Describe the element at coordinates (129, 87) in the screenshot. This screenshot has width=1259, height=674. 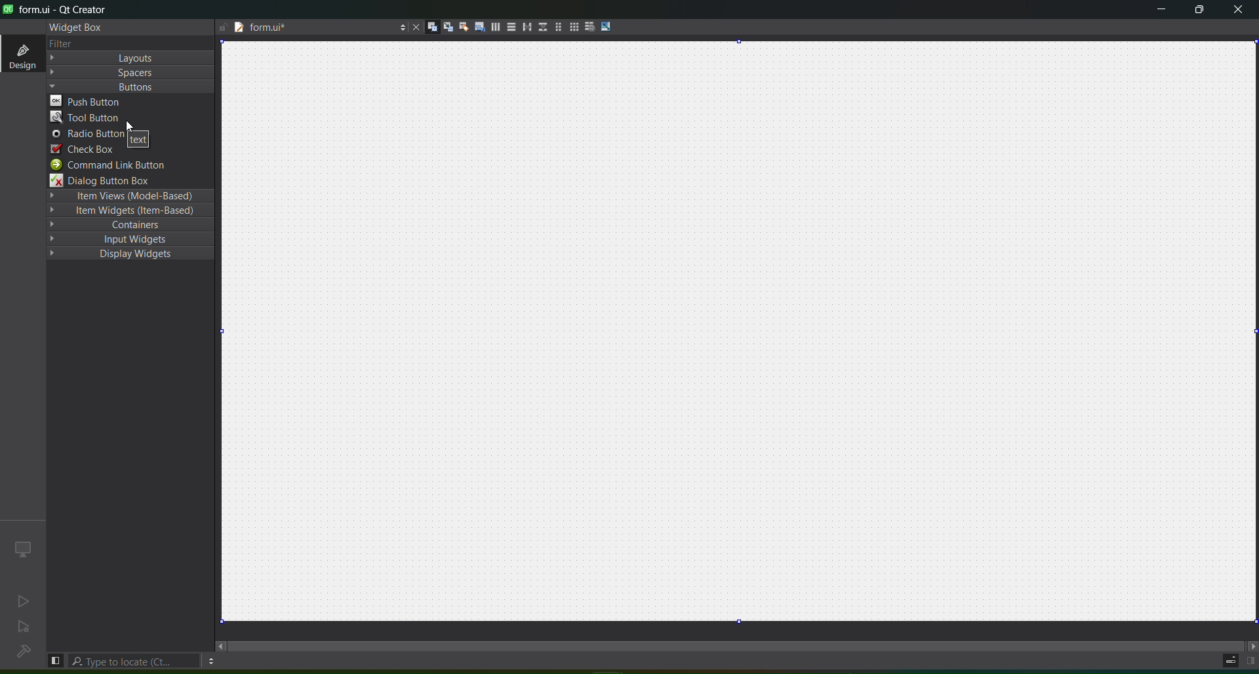
I see `Buttons` at that location.